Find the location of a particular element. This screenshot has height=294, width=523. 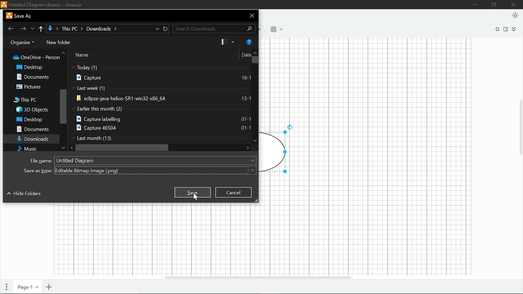

Full screen is located at coordinates (497, 29).